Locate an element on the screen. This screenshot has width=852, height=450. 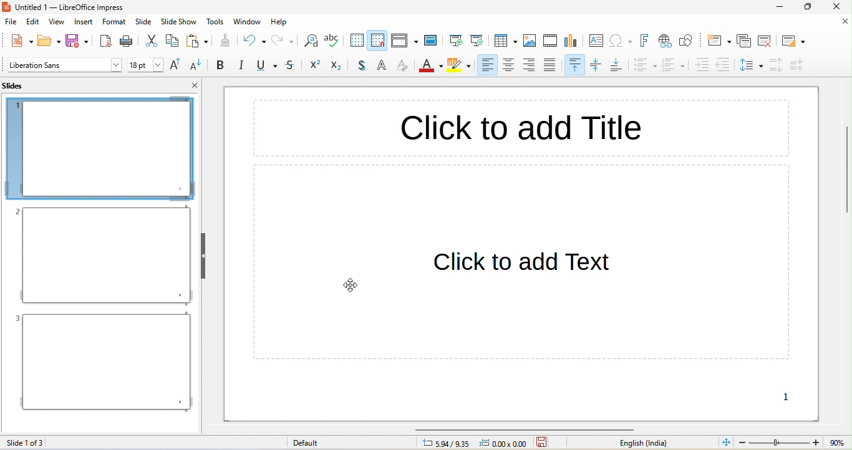
click to add text is located at coordinates (522, 262).